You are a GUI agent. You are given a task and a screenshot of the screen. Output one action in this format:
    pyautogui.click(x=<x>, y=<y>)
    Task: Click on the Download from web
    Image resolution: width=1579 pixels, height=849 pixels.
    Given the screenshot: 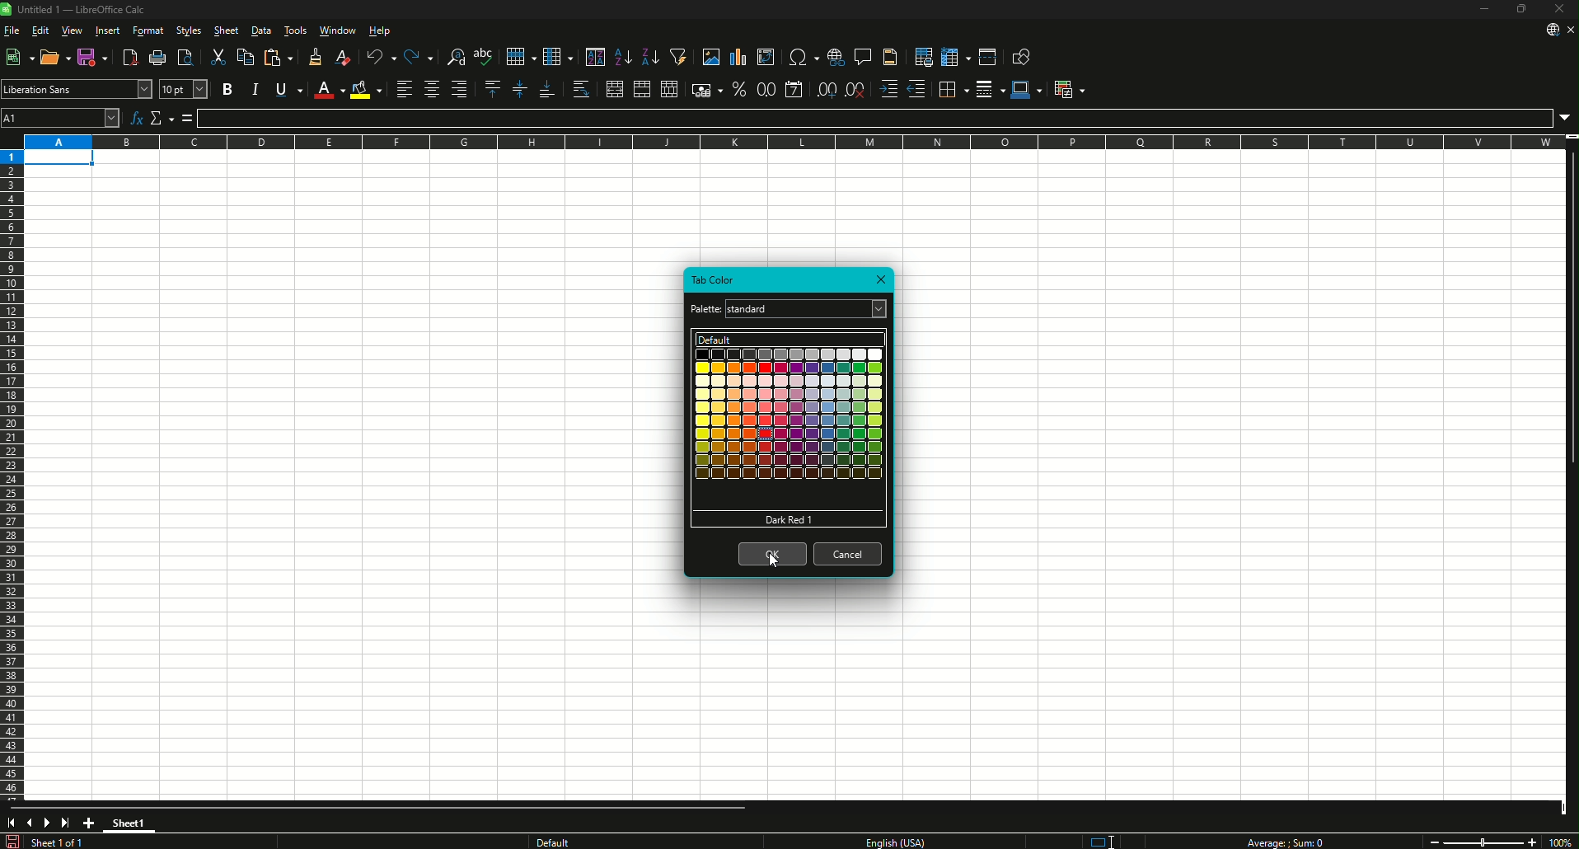 What is the action you would take?
    pyautogui.click(x=1552, y=30)
    